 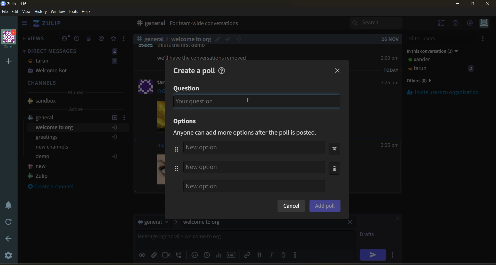 I want to click on combined feed, so click(x=91, y=39).